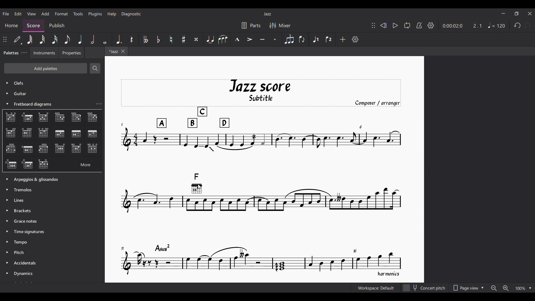  Describe the element at coordinates (10, 149) in the screenshot. I see `Chart 12` at that location.